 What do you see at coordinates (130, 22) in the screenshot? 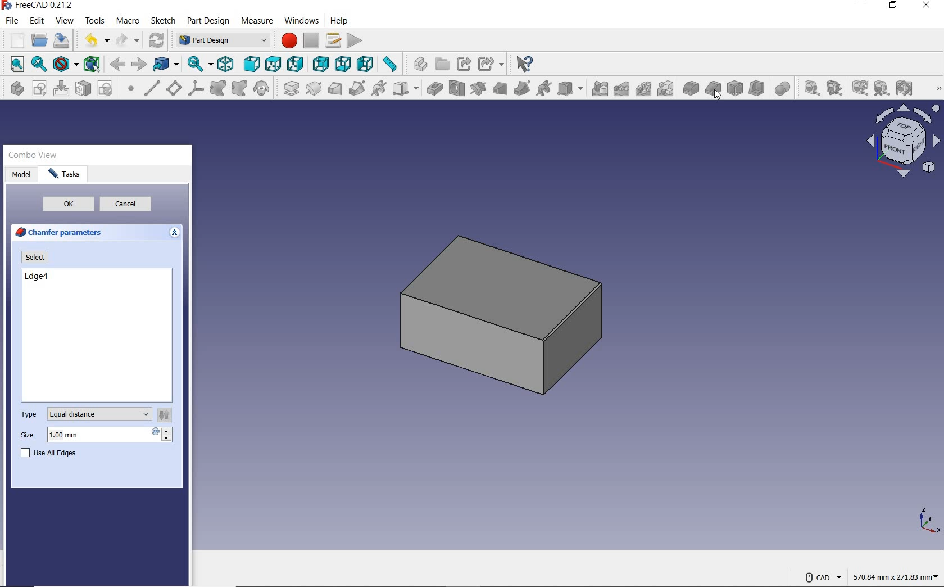
I see `macro` at bounding box center [130, 22].